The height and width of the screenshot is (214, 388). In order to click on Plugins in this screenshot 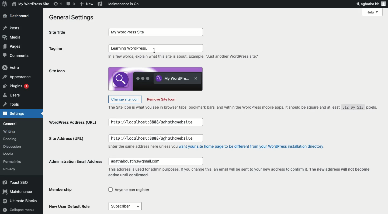, I will do `click(17, 87)`.